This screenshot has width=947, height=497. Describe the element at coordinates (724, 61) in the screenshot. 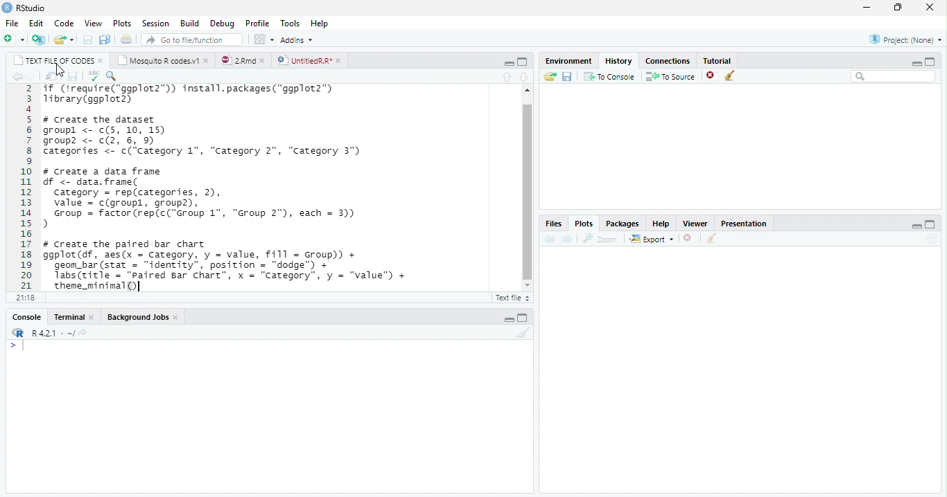

I see `tutorial` at that location.